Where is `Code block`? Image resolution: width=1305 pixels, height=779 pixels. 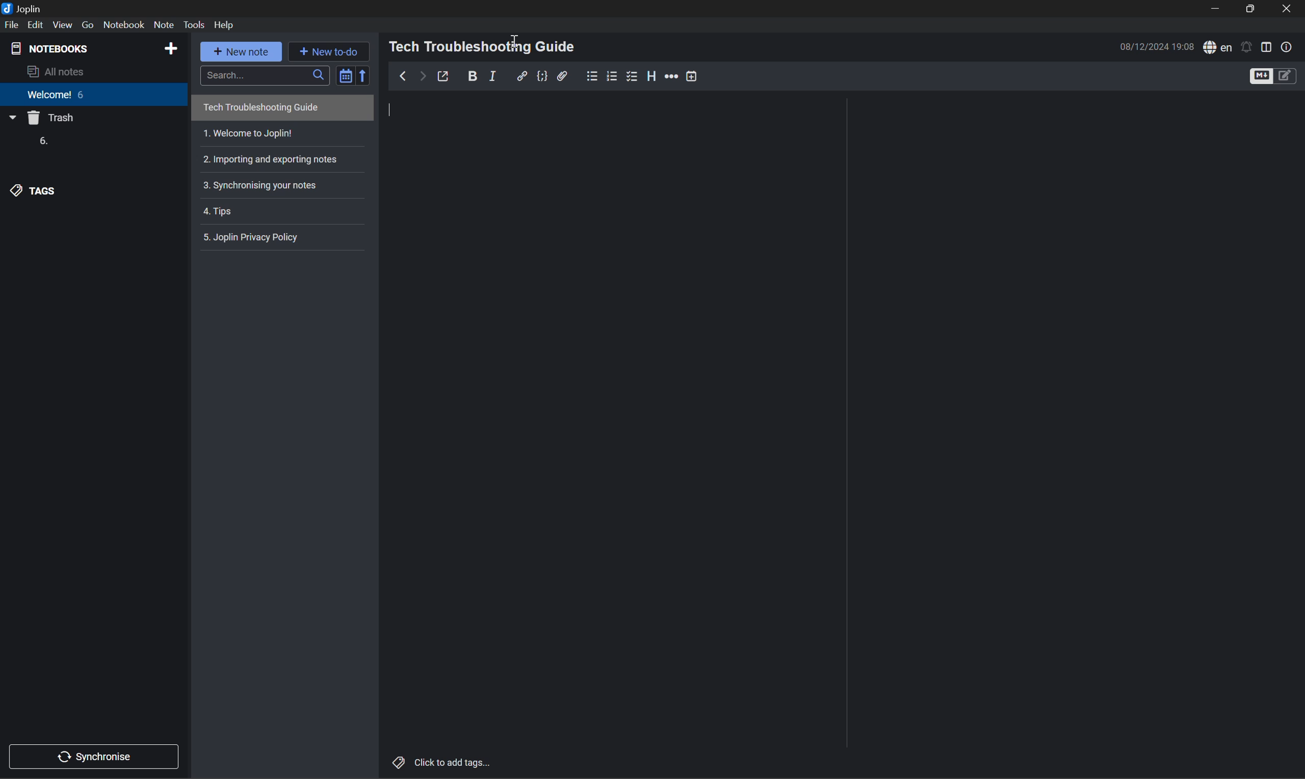 Code block is located at coordinates (542, 76).